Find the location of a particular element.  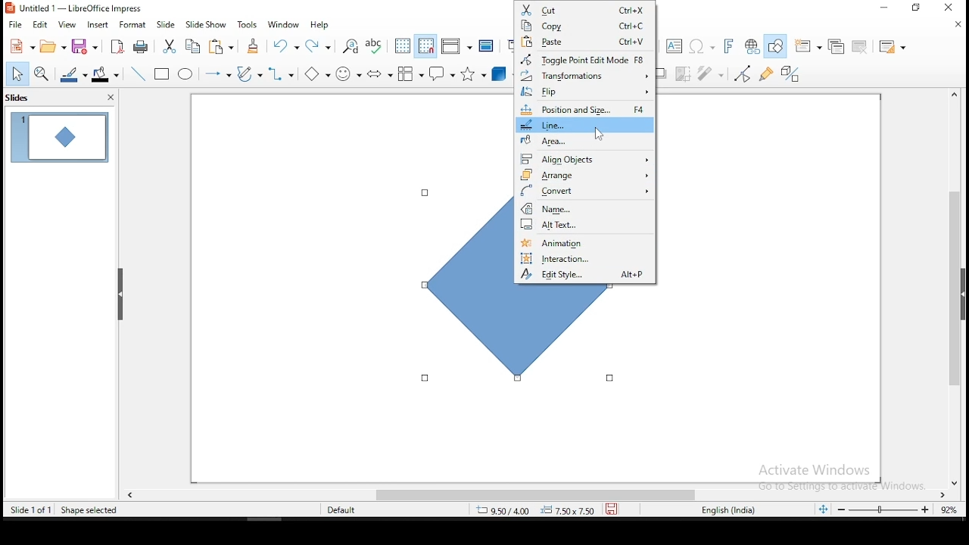

fill color is located at coordinates (105, 75).